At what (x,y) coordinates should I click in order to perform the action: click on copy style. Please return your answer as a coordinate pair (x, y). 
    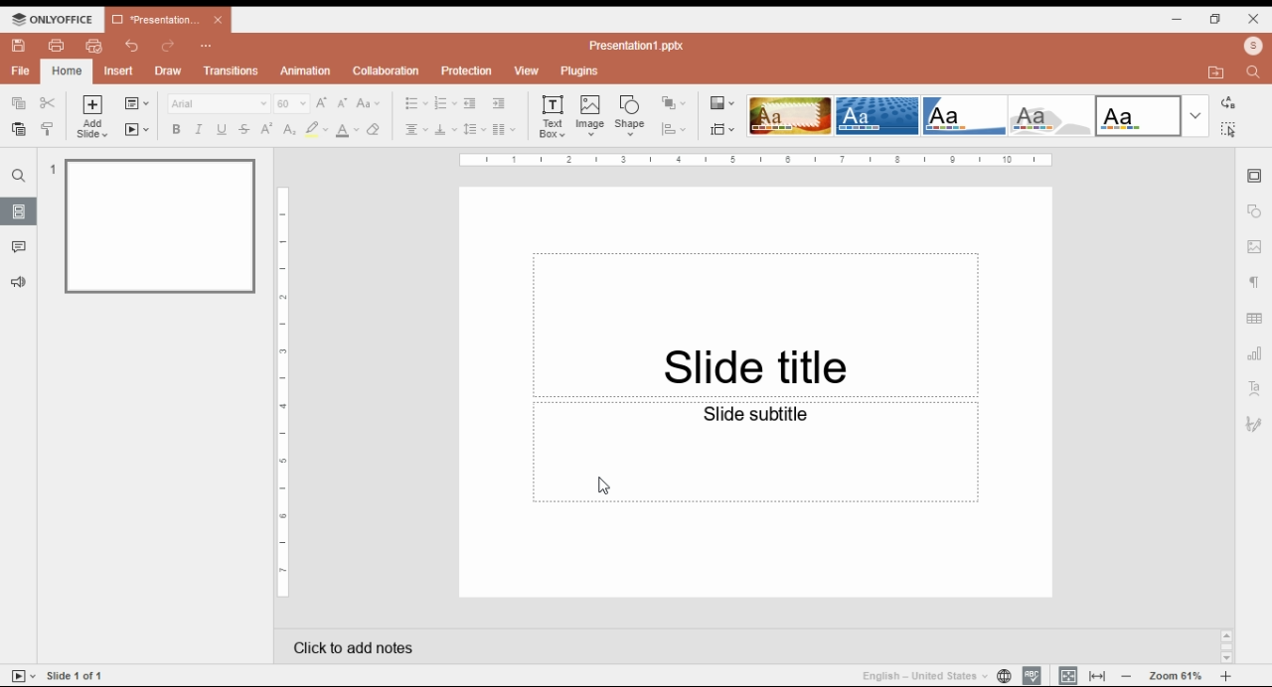
    Looking at the image, I should click on (50, 128).